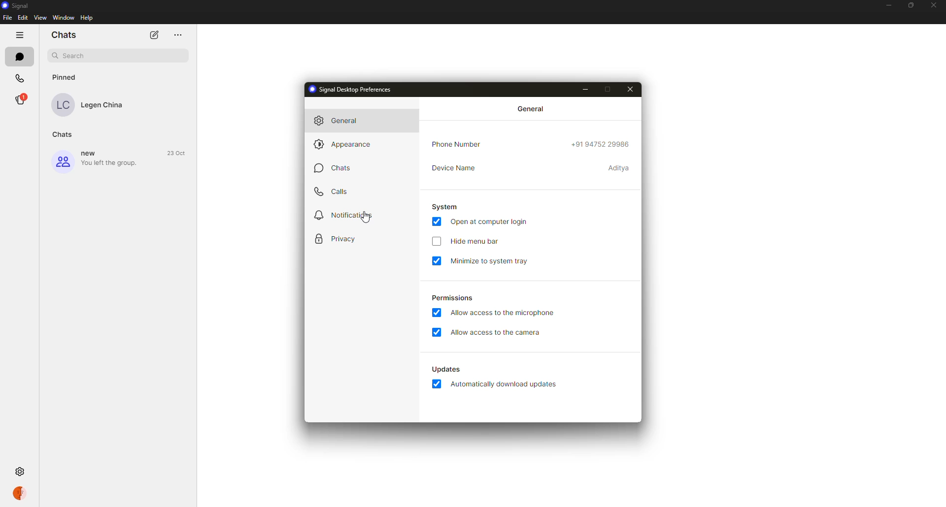 This screenshot has width=946, height=507. What do you see at coordinates (20, 79) in the screenshot?
I see `Calls` at bounding box center [20, 79].